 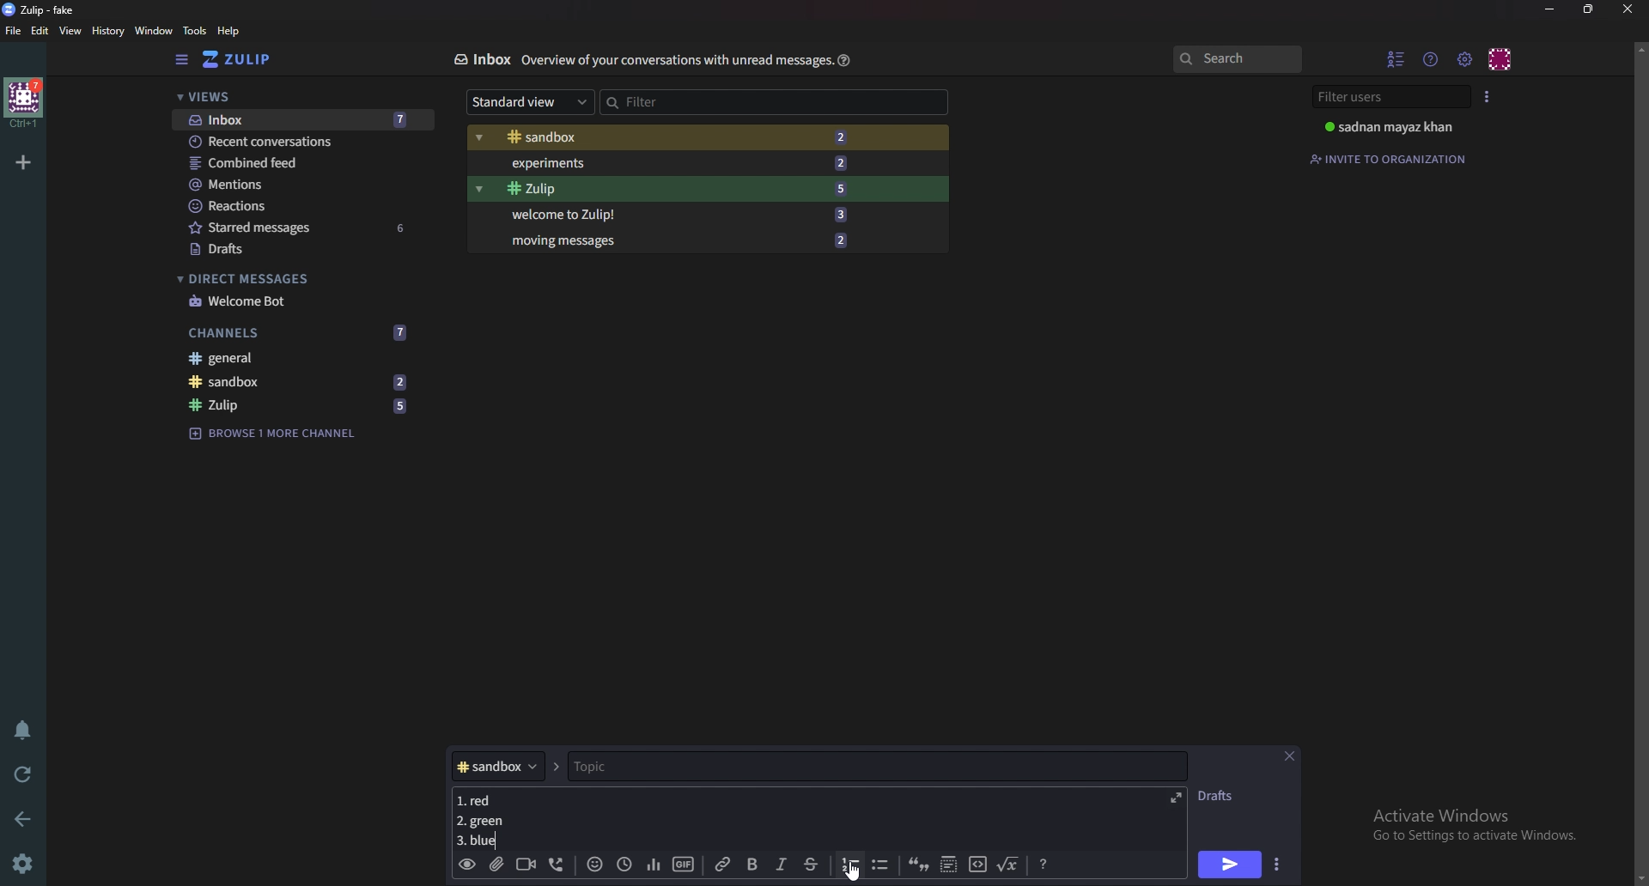 I want to click on Filter users, so click(x=1389, y=97).